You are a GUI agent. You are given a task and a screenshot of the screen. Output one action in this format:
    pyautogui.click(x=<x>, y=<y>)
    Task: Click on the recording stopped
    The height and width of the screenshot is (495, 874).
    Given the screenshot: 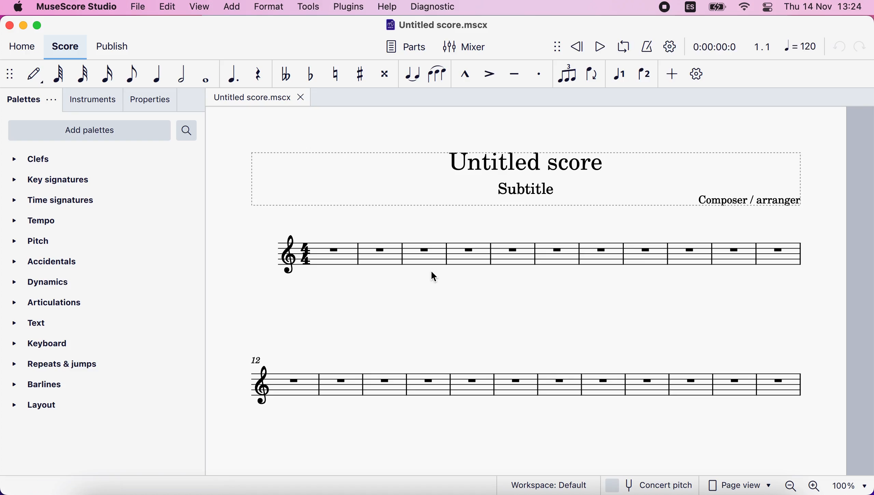 What is the action you would take?
    pyautogui.click(x=662, y=9)
    